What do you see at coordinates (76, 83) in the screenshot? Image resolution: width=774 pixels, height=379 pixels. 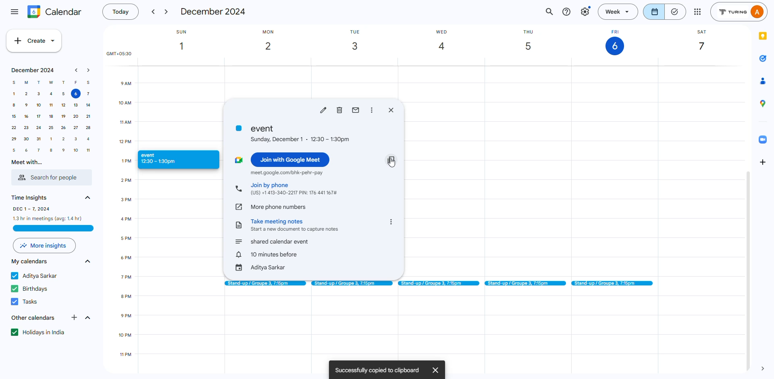 I see `F` at bounding box center [76, 83].